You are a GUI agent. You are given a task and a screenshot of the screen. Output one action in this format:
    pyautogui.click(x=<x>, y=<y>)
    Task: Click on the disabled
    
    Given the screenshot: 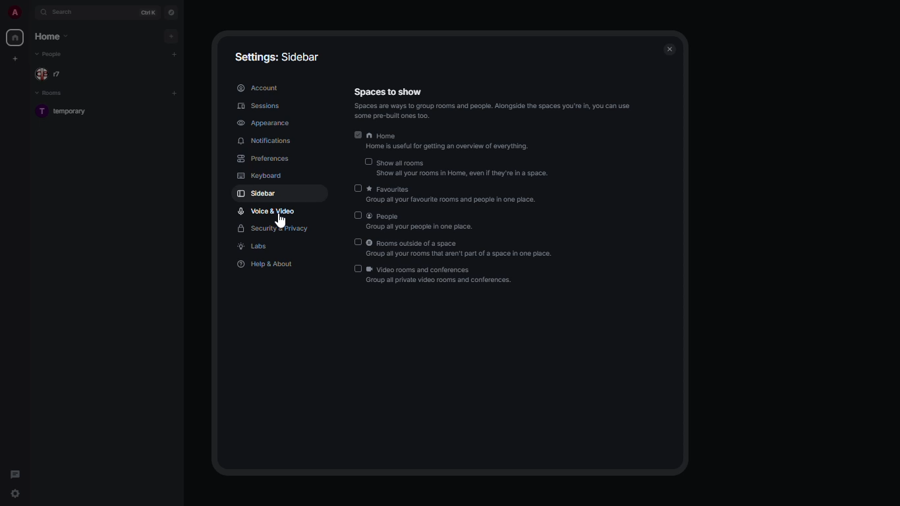 What is the action you would take?
    pyautogui.click(x=366, y=162)
    